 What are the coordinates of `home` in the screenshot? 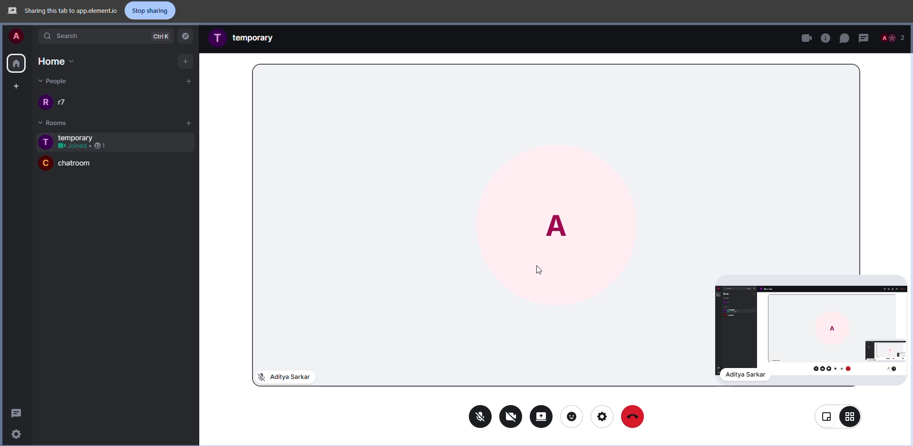 It's located at (18, 64).